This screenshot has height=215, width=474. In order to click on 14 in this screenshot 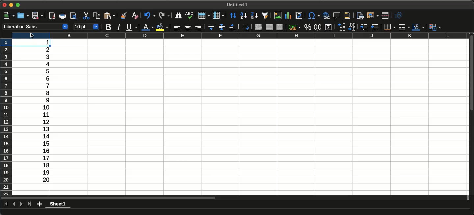, I will do `click(43, 135)`.